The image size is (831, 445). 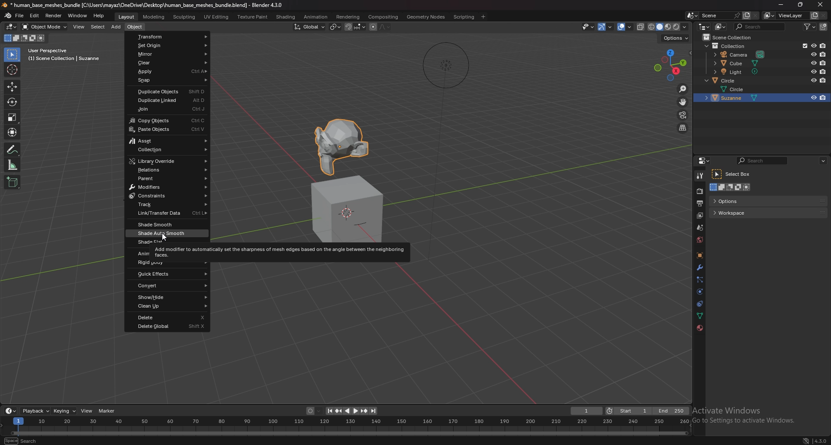 I want to click on help, so click(x=99, y=16).